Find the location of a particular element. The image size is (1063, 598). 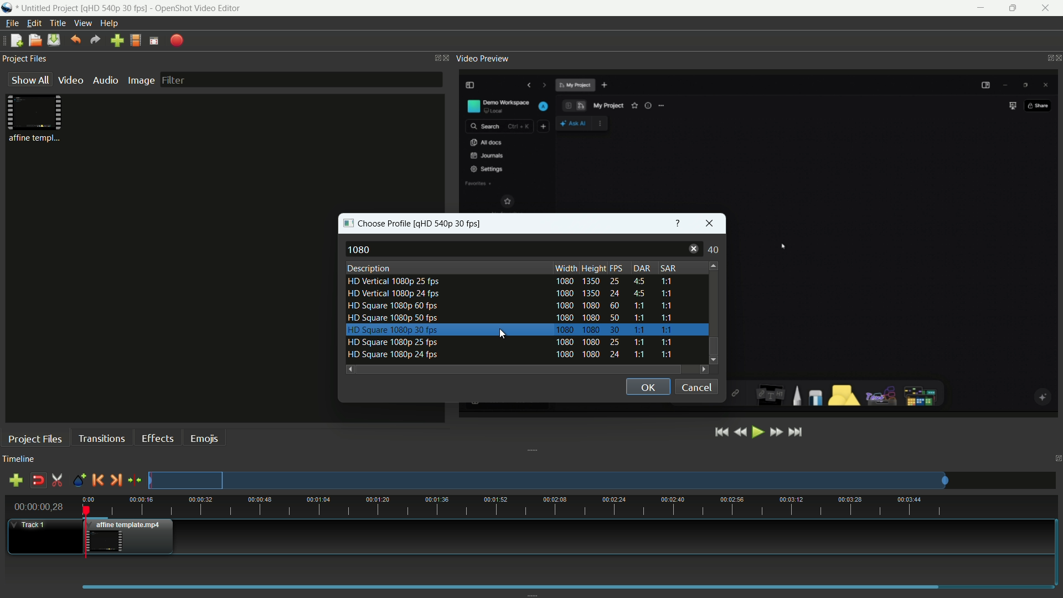

dar is located at coordinates (642, 269).